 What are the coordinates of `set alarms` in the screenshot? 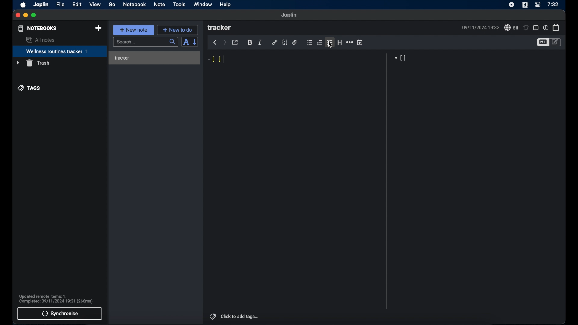 It's located at (526, 28).